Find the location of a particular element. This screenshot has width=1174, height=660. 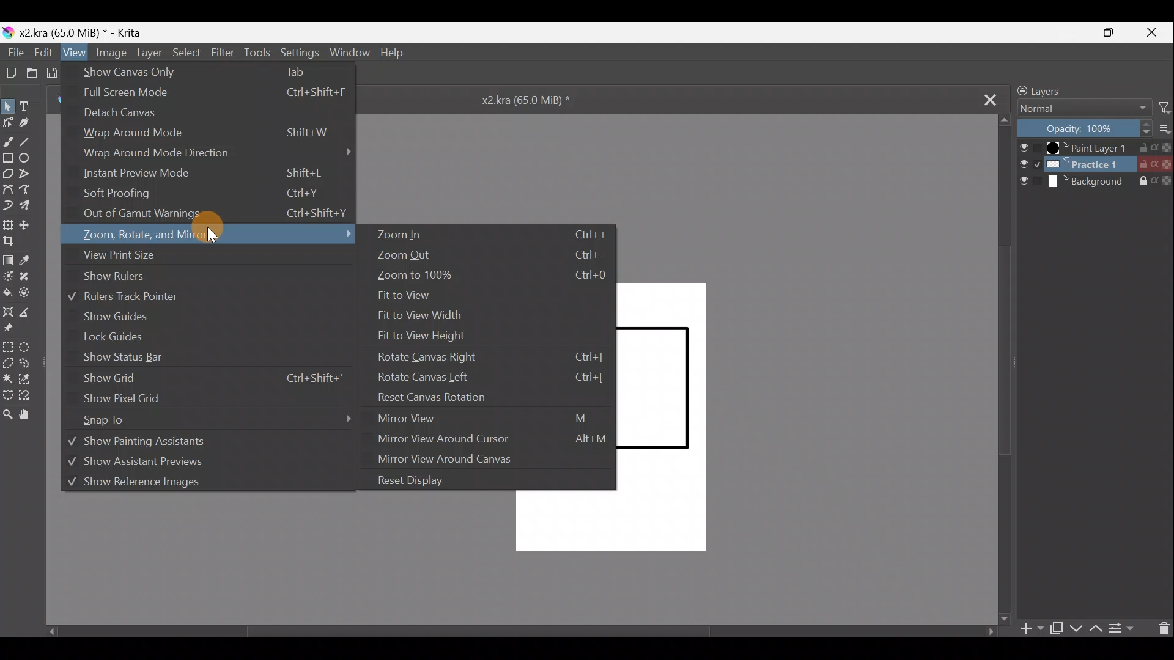

Dynamic brush tool is located at coordinates (10, 205).